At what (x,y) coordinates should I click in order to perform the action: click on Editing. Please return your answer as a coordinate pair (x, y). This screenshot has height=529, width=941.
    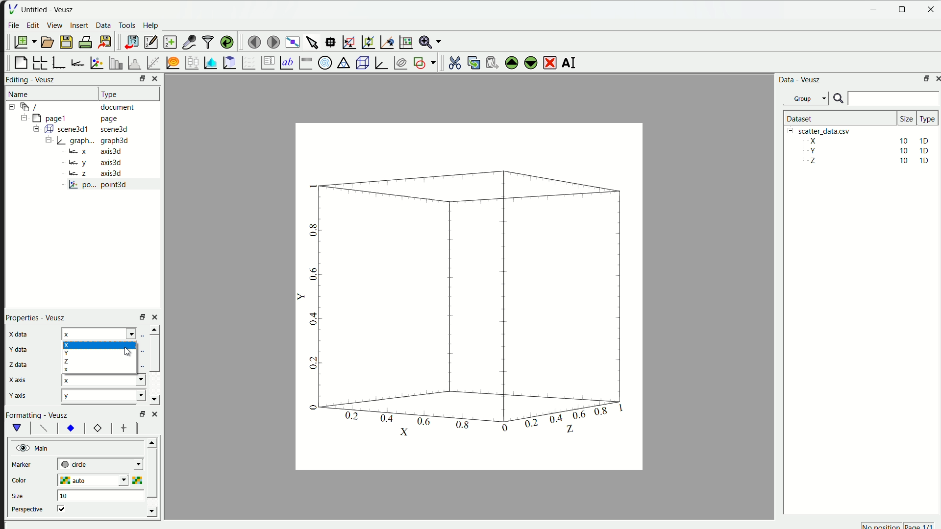
    Looking at the image, I should click on (18, 79).